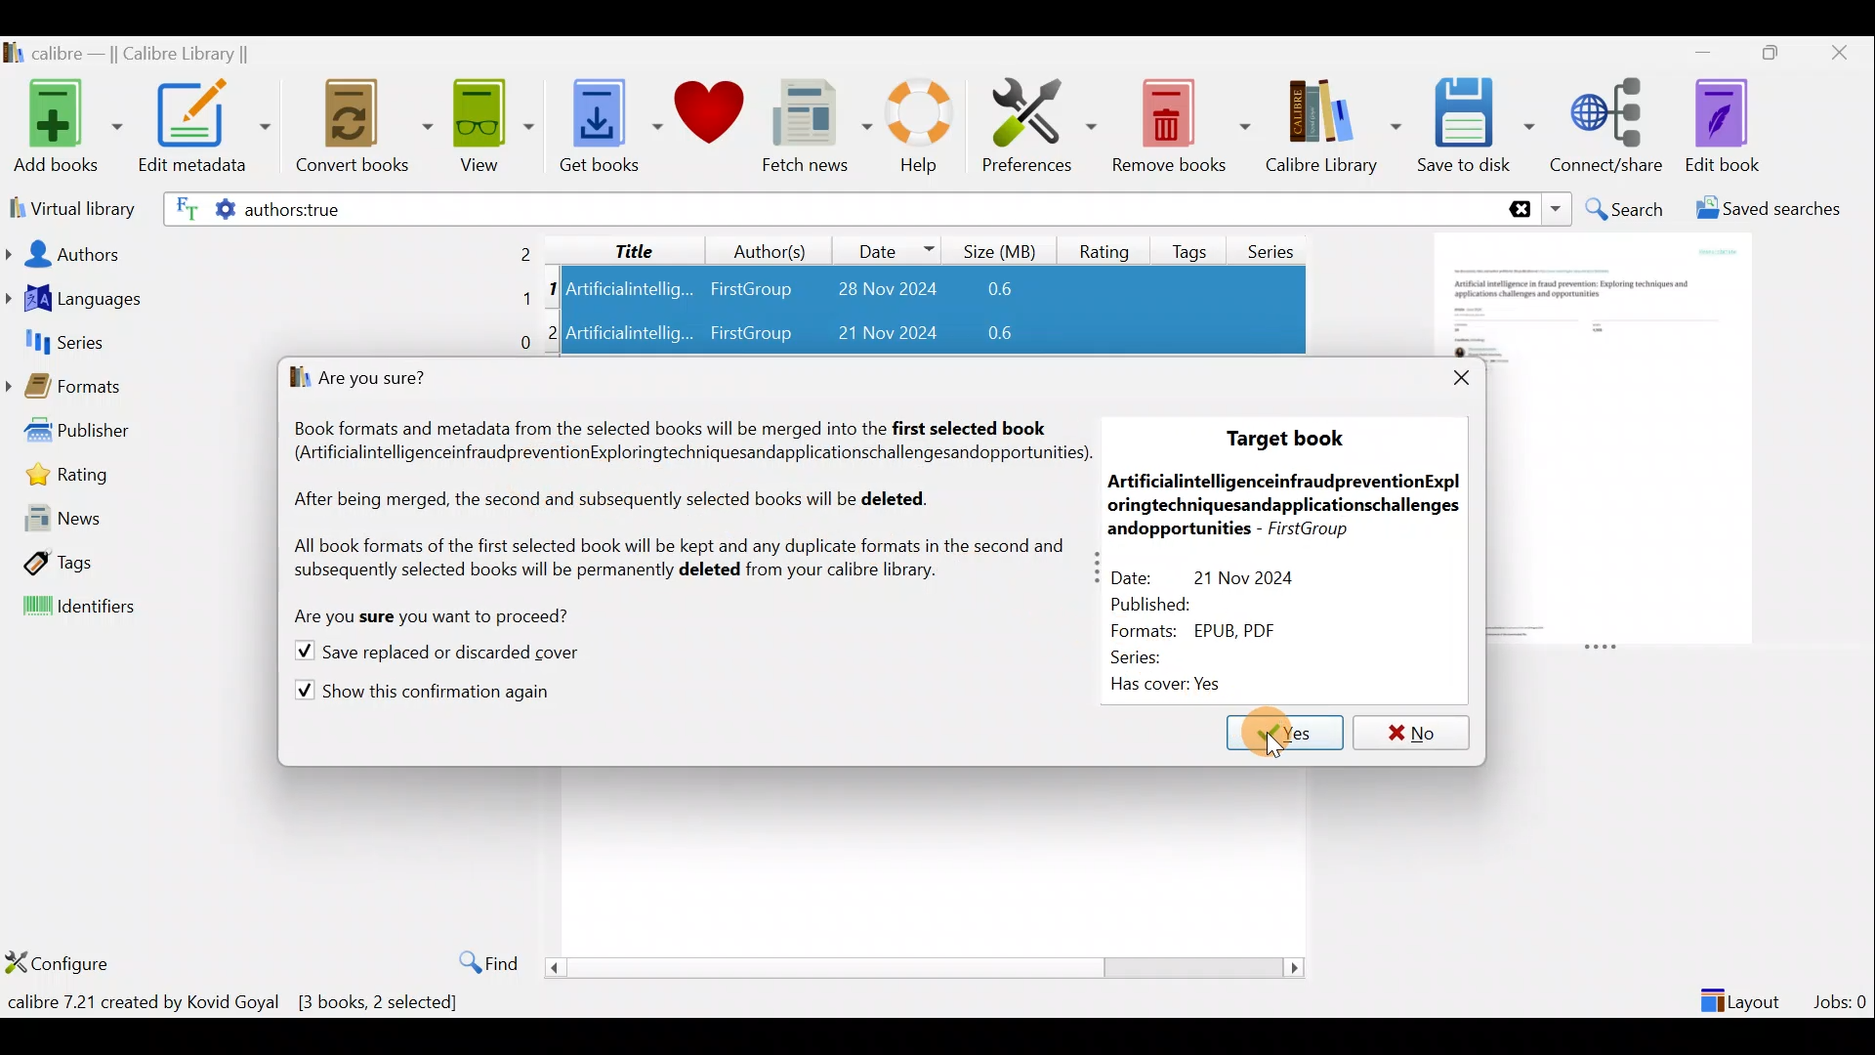  Describe the element at coordinates (1182, 125) in the screenshot. I see `Remove books` at that location.